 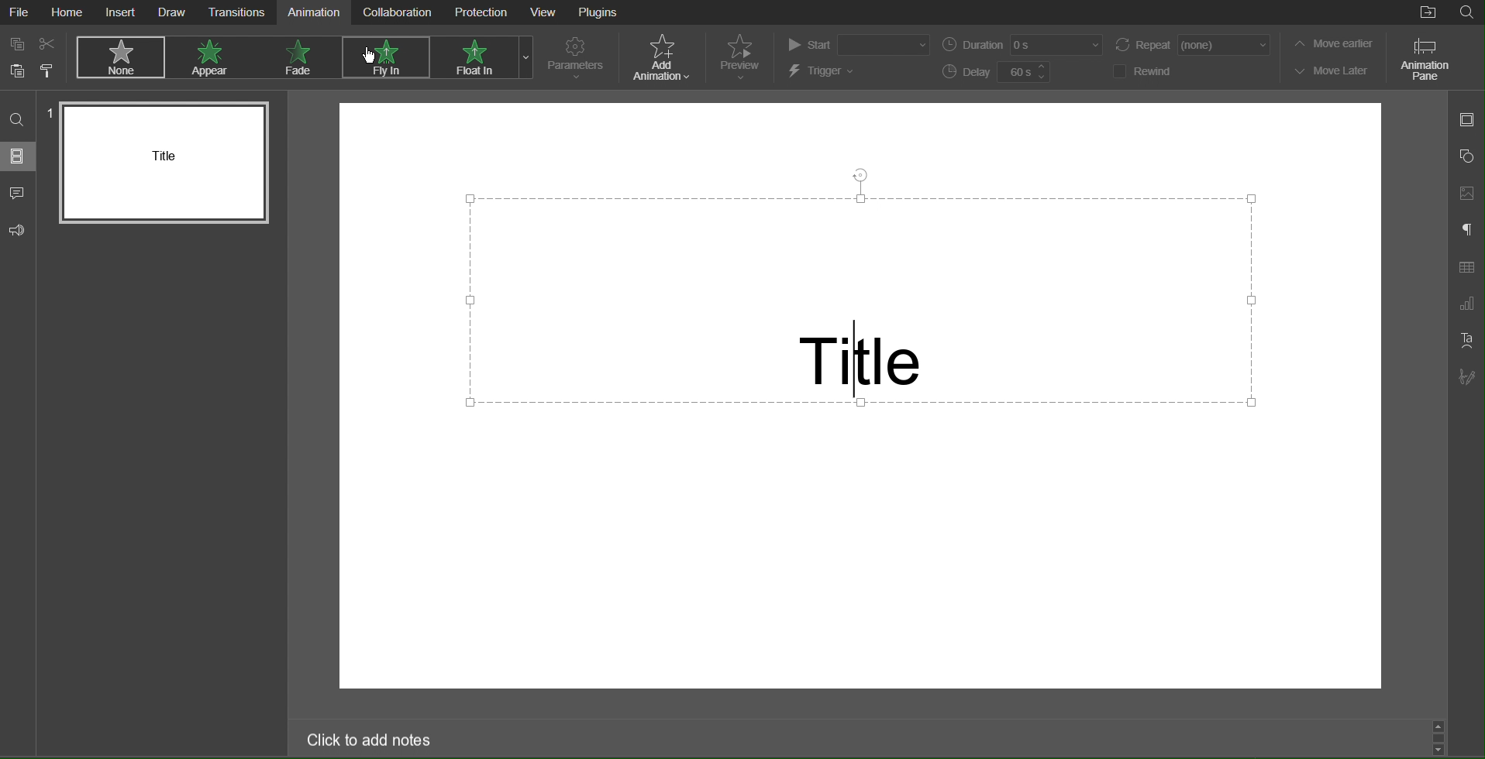 I want to click on Table Settings, so click(x=1466, y=268).